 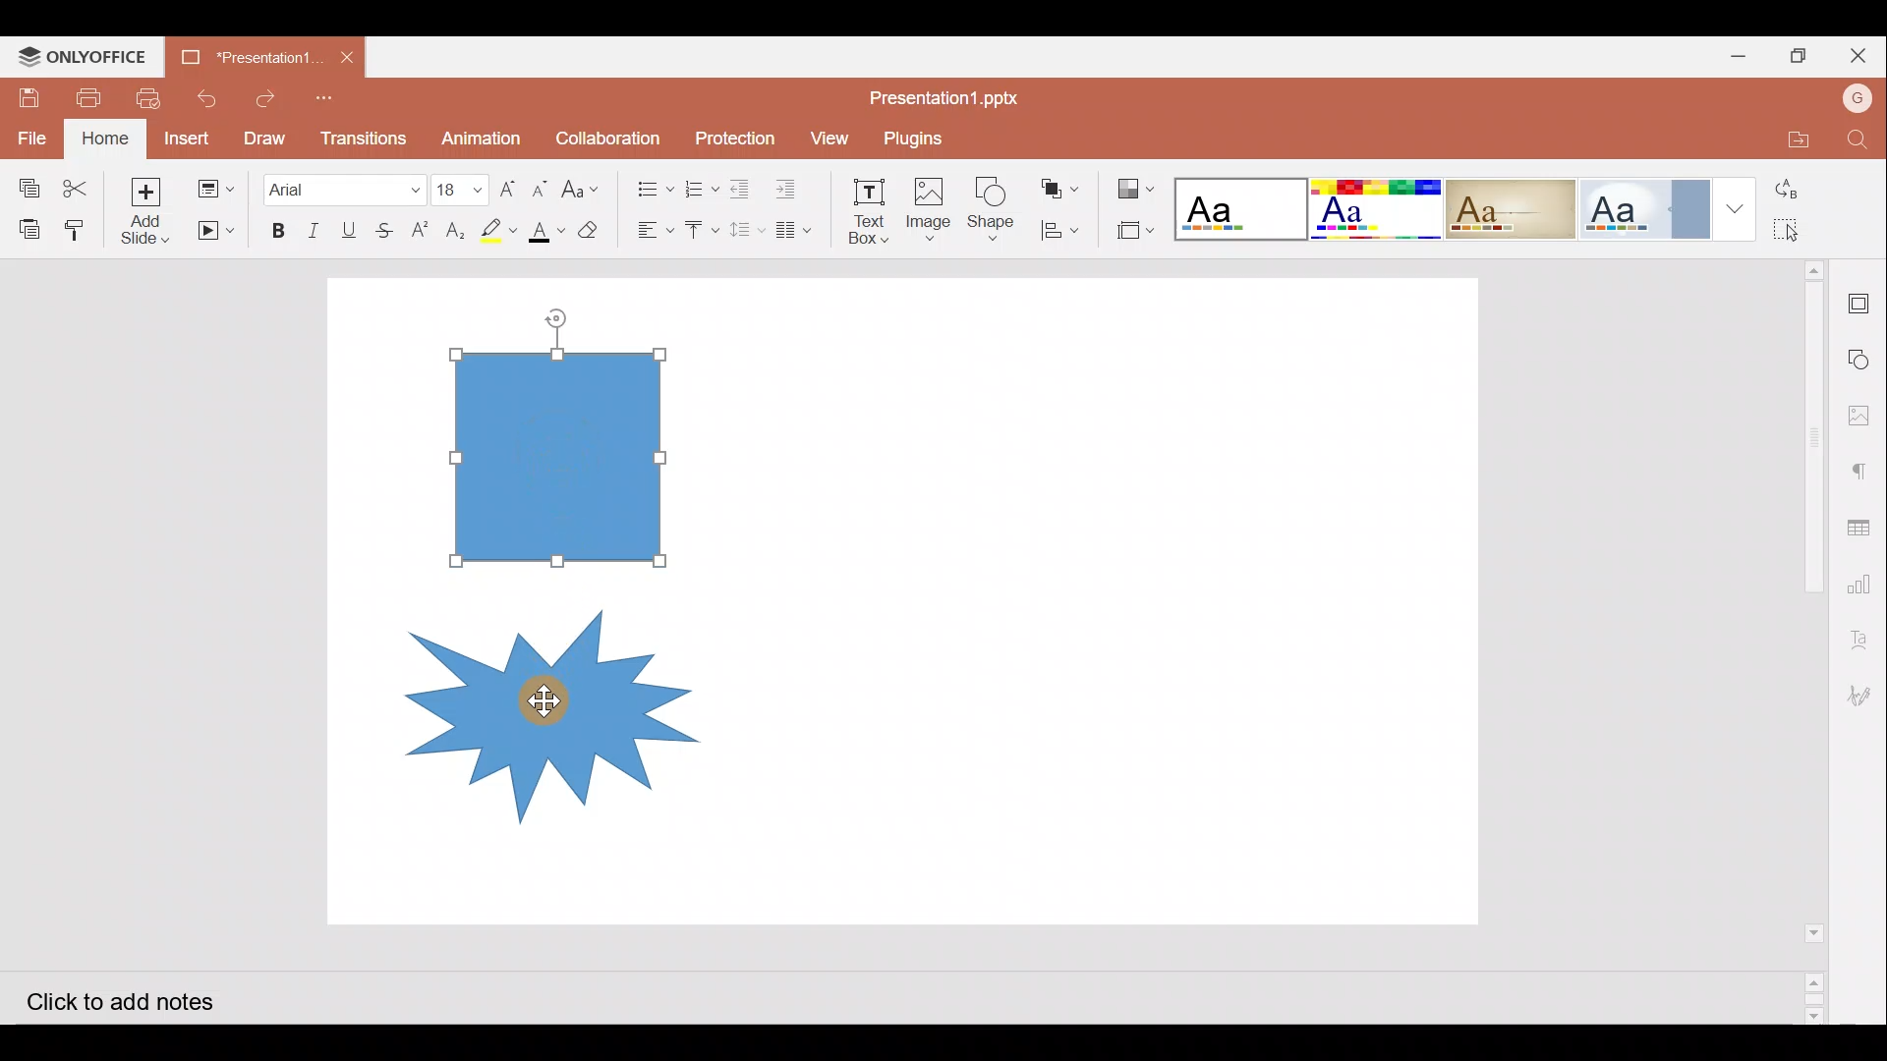 I want to click on Classic, so click(x=1511, y=205).